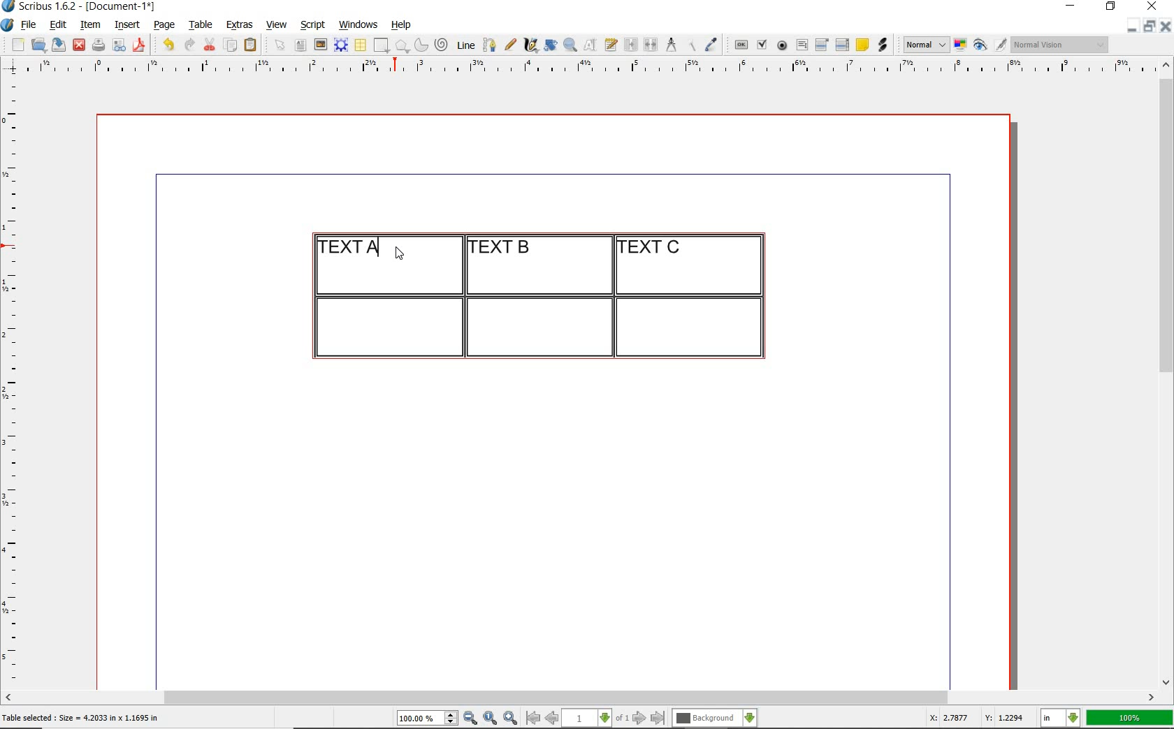 This screenshot has width=1174, height=729. Describe the element at coordinates (341, 45) in the screenshot. I see `render frame` at that location.